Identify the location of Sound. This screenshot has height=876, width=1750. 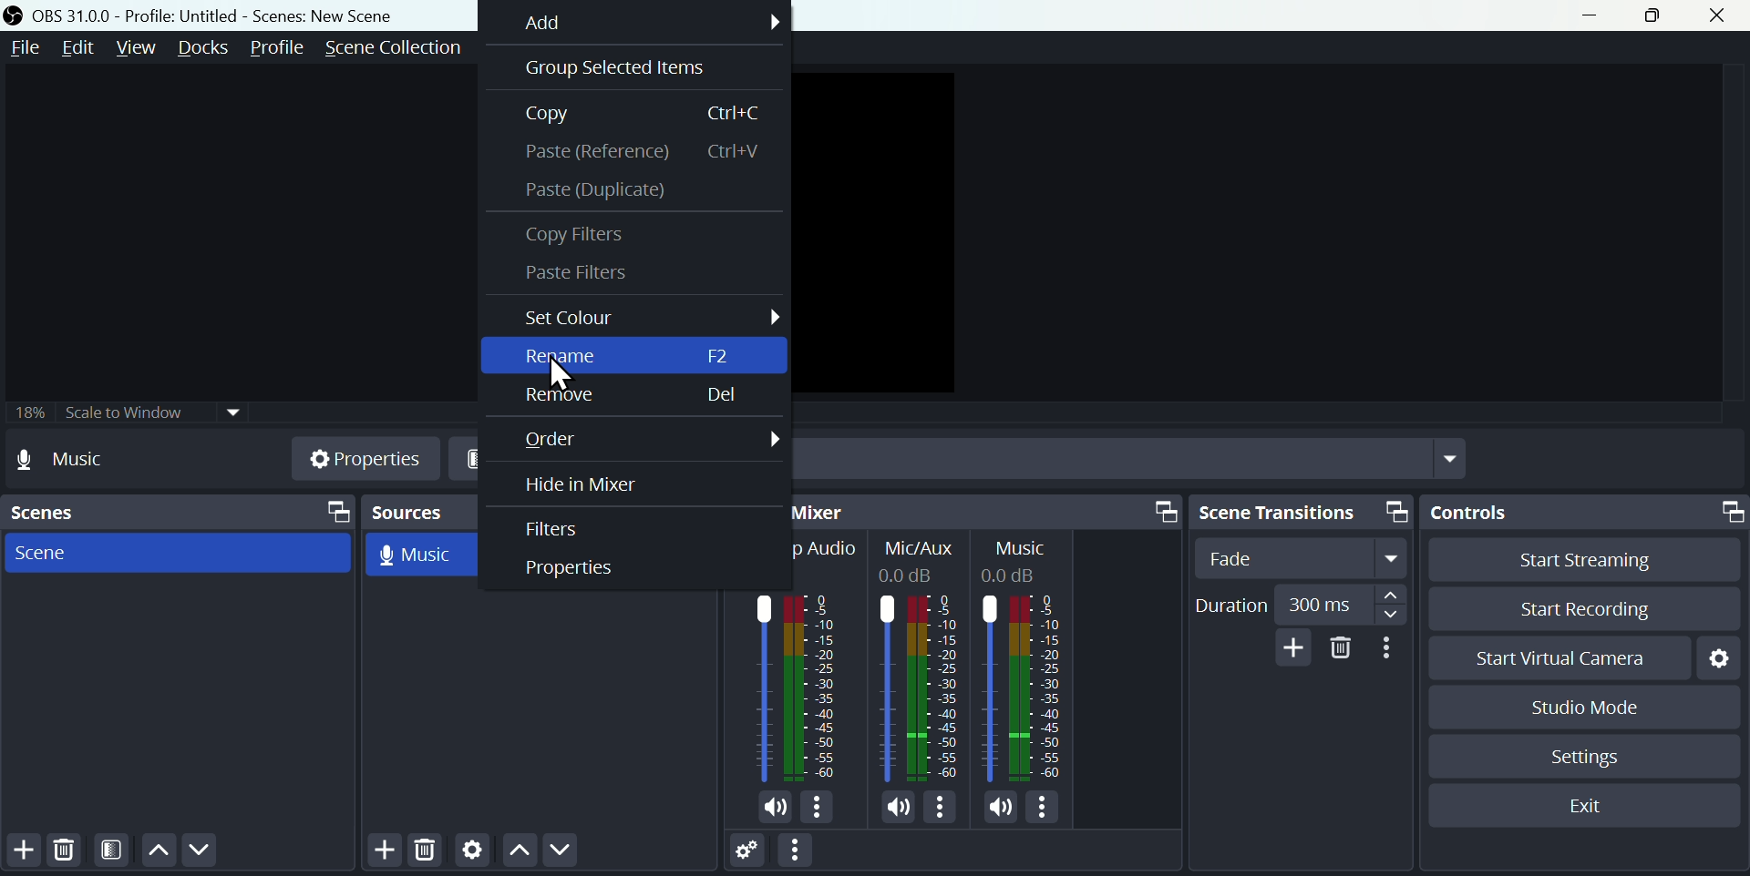
(1001, 806).